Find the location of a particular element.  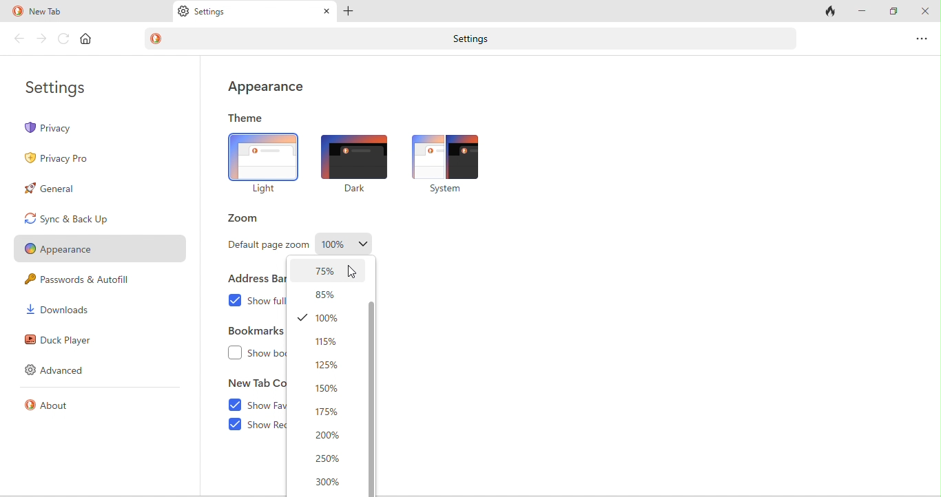

light is located at coordinates (263, 156).